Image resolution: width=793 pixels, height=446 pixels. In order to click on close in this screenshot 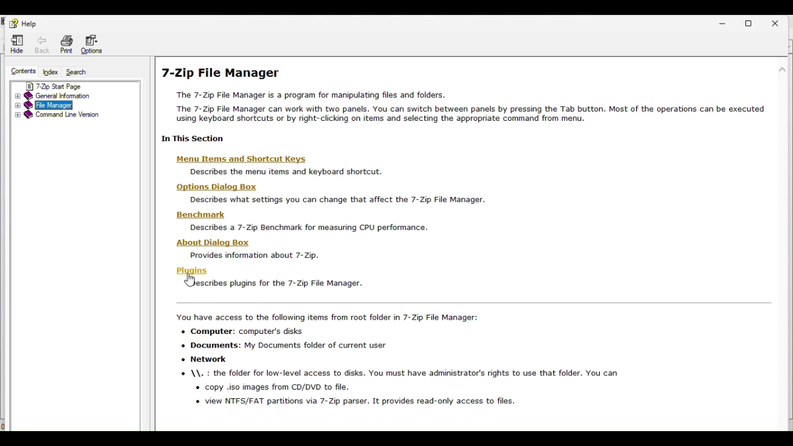, I will do `click(779, 20)`.